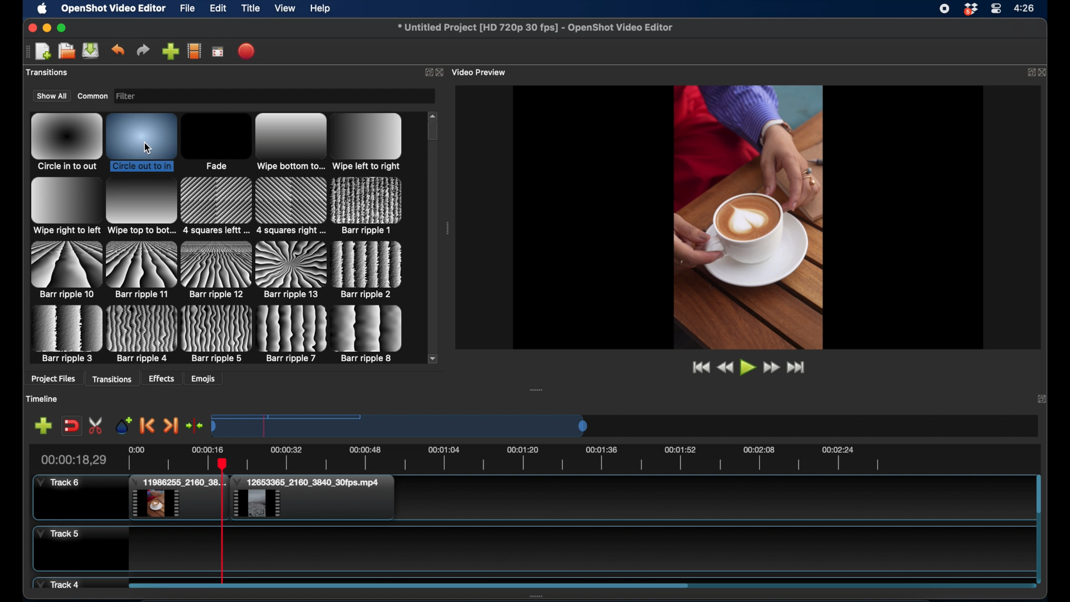 This screenshot has height=602, width=1070. What do you see at coordinates (91, 51) in the screenshot?
I see `save project` at bounding box center [91, 51].